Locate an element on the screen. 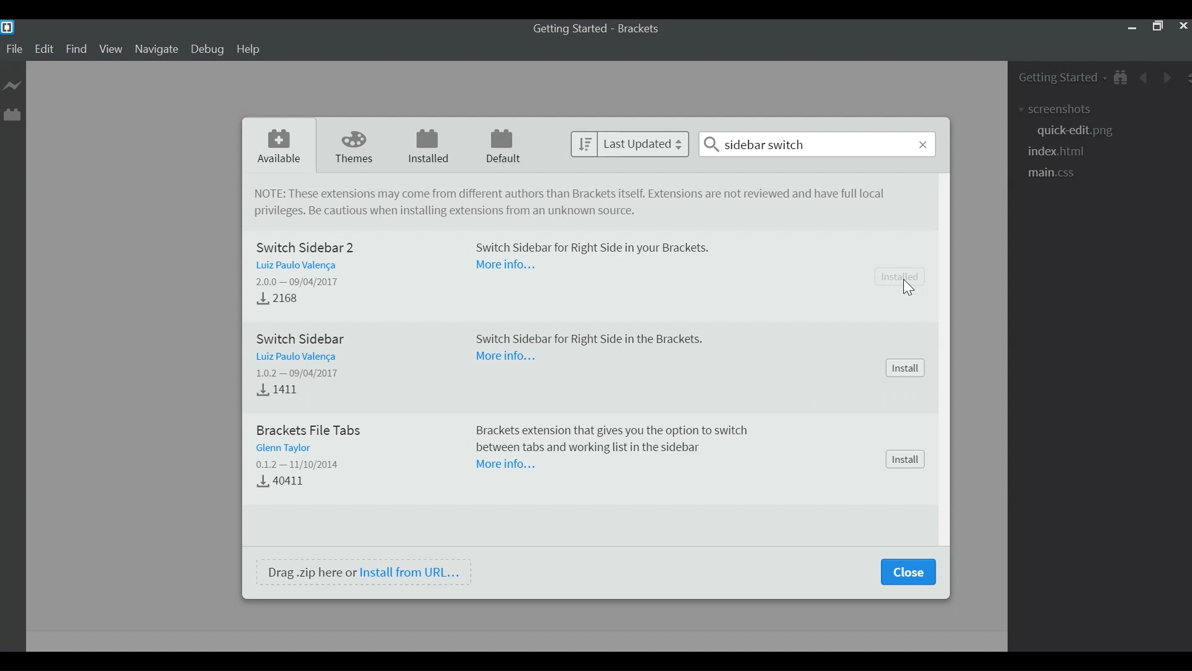 The height and width of the screenshot is (671, 1192). Default is located at coordinates (502, 145).